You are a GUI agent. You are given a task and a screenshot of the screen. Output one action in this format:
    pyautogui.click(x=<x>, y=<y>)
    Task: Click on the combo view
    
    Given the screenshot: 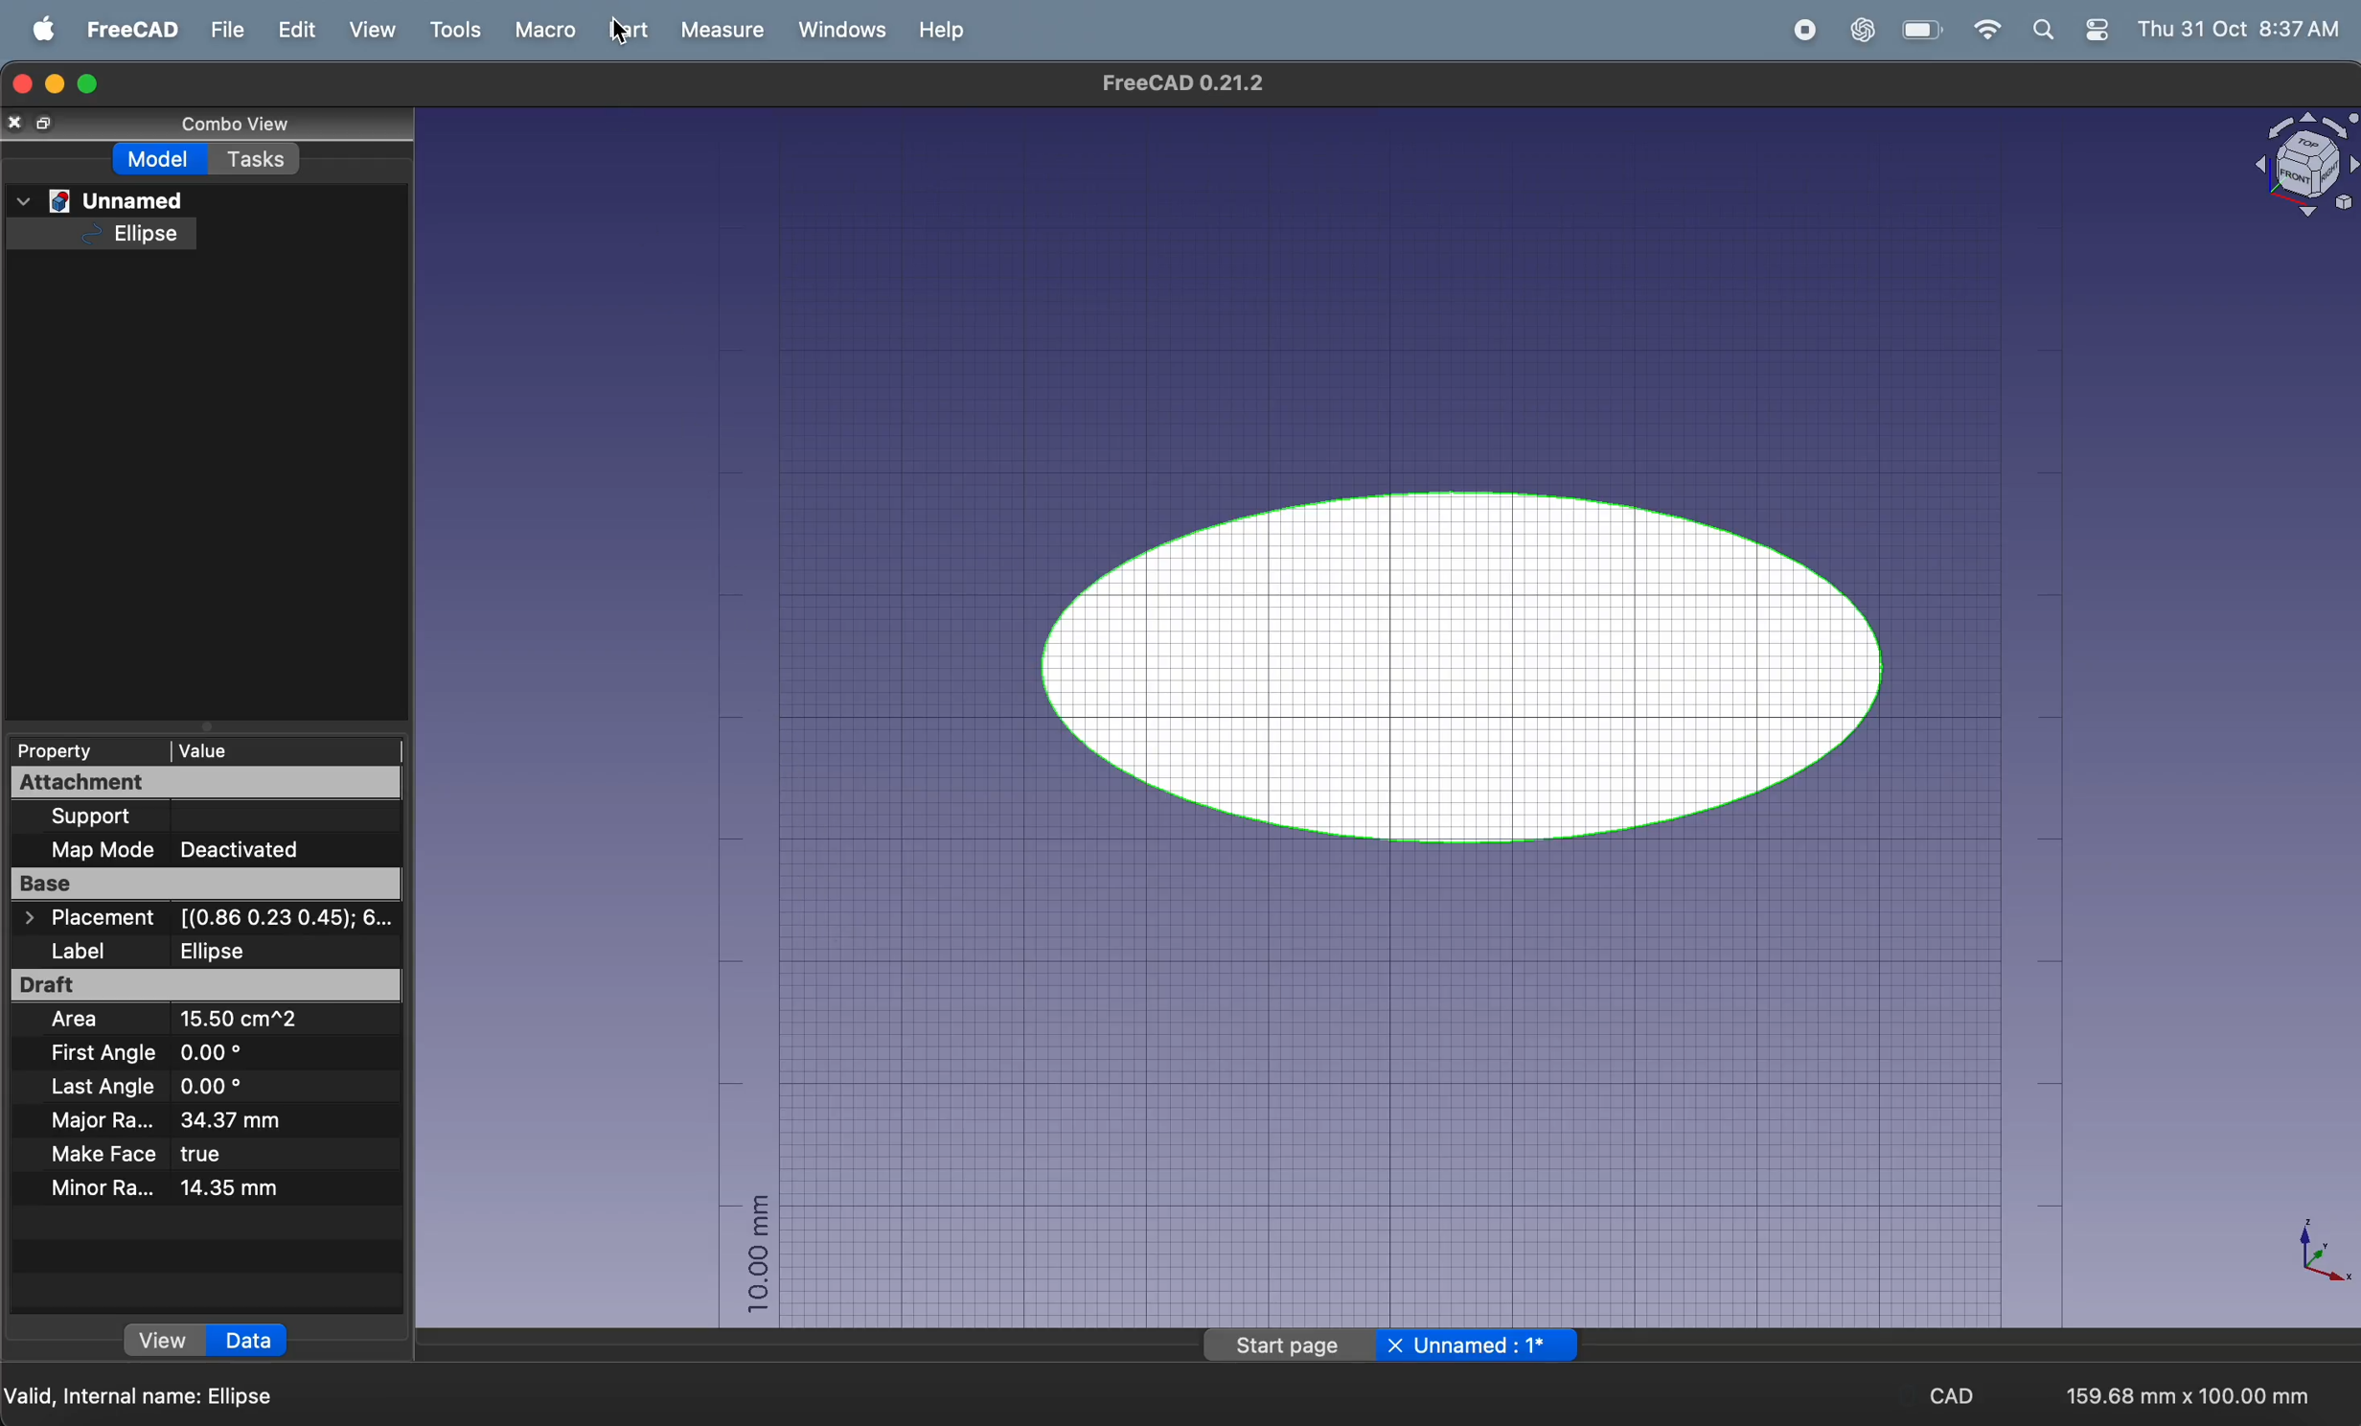 What is the action you would take?
    pyautogui.click(x=257, y=127)
    